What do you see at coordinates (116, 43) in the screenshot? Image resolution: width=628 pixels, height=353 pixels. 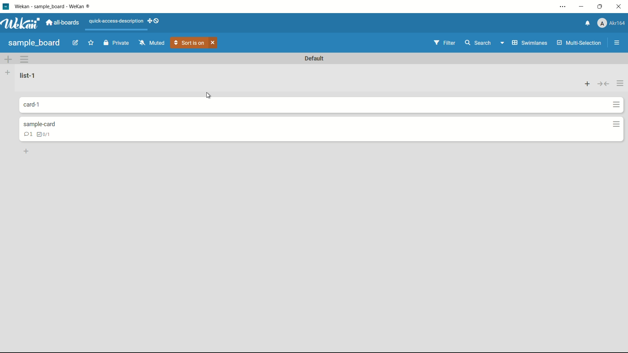 I see `private` at bounding box center [116, 43].